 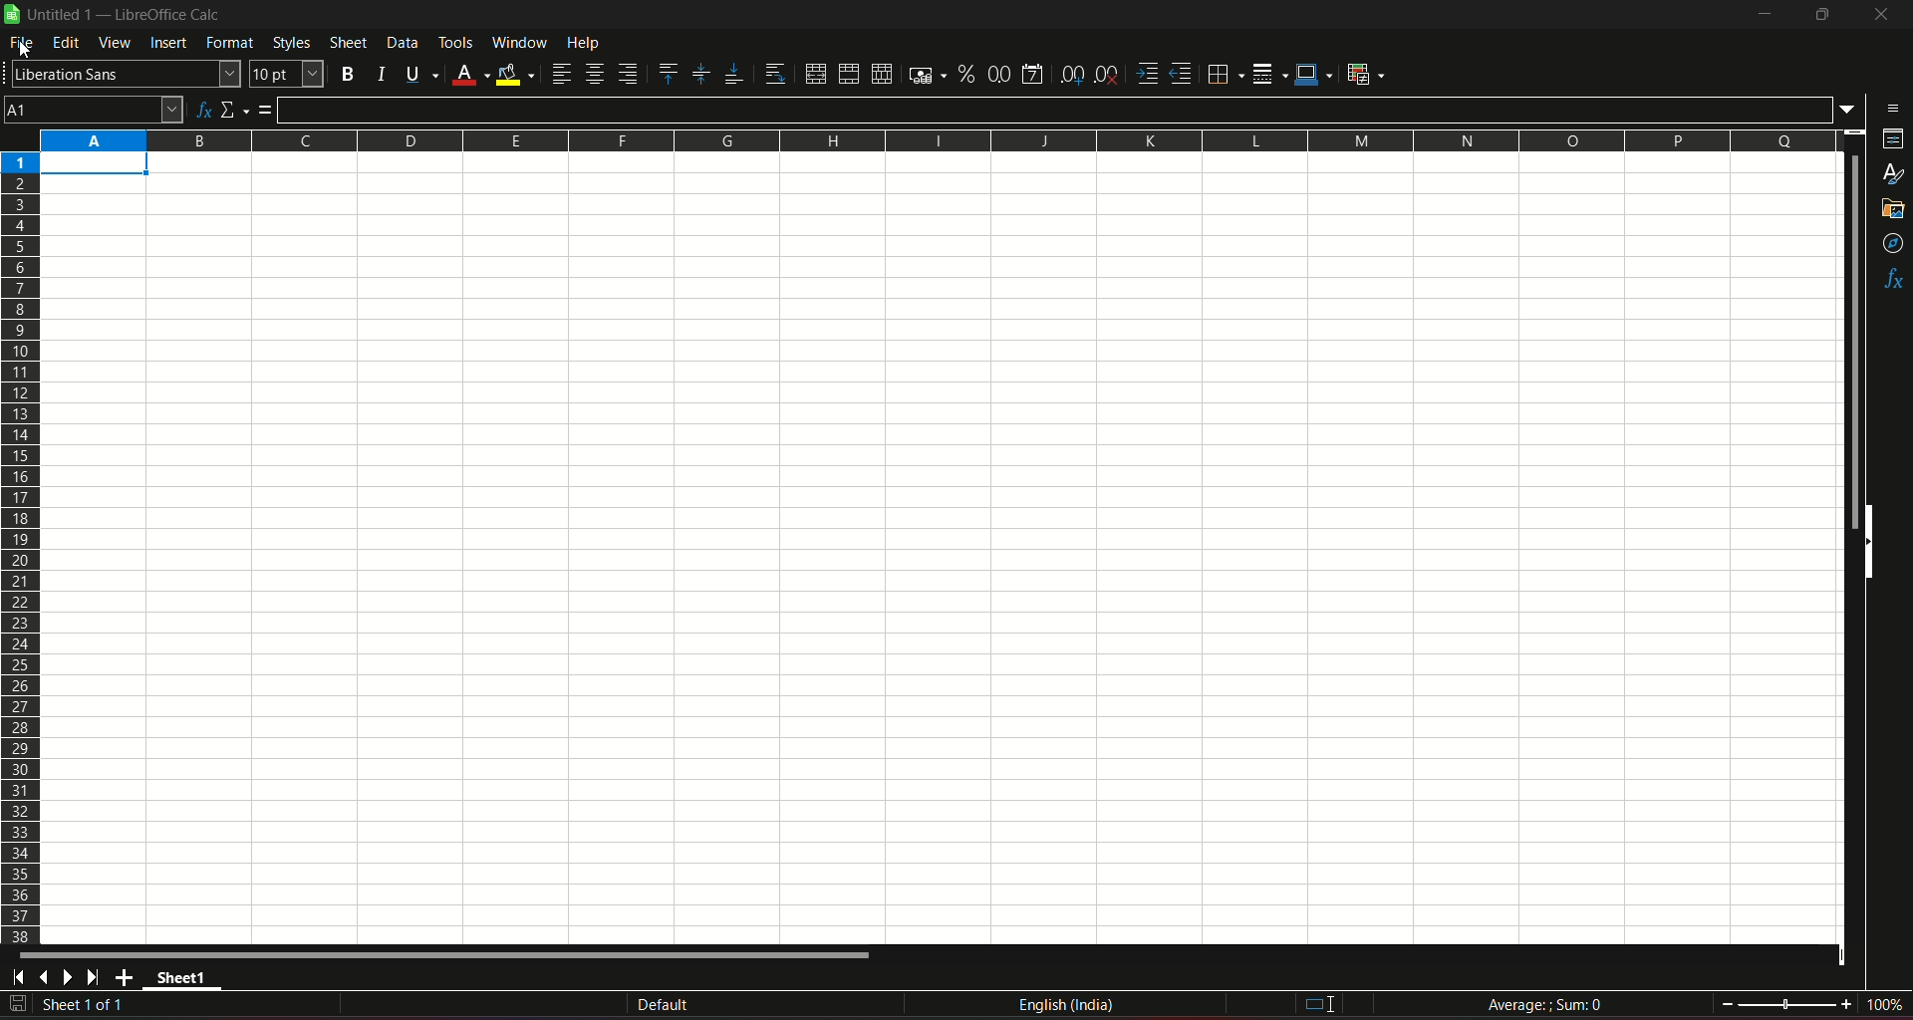 I want to click on view, so click(x=115, y=43).